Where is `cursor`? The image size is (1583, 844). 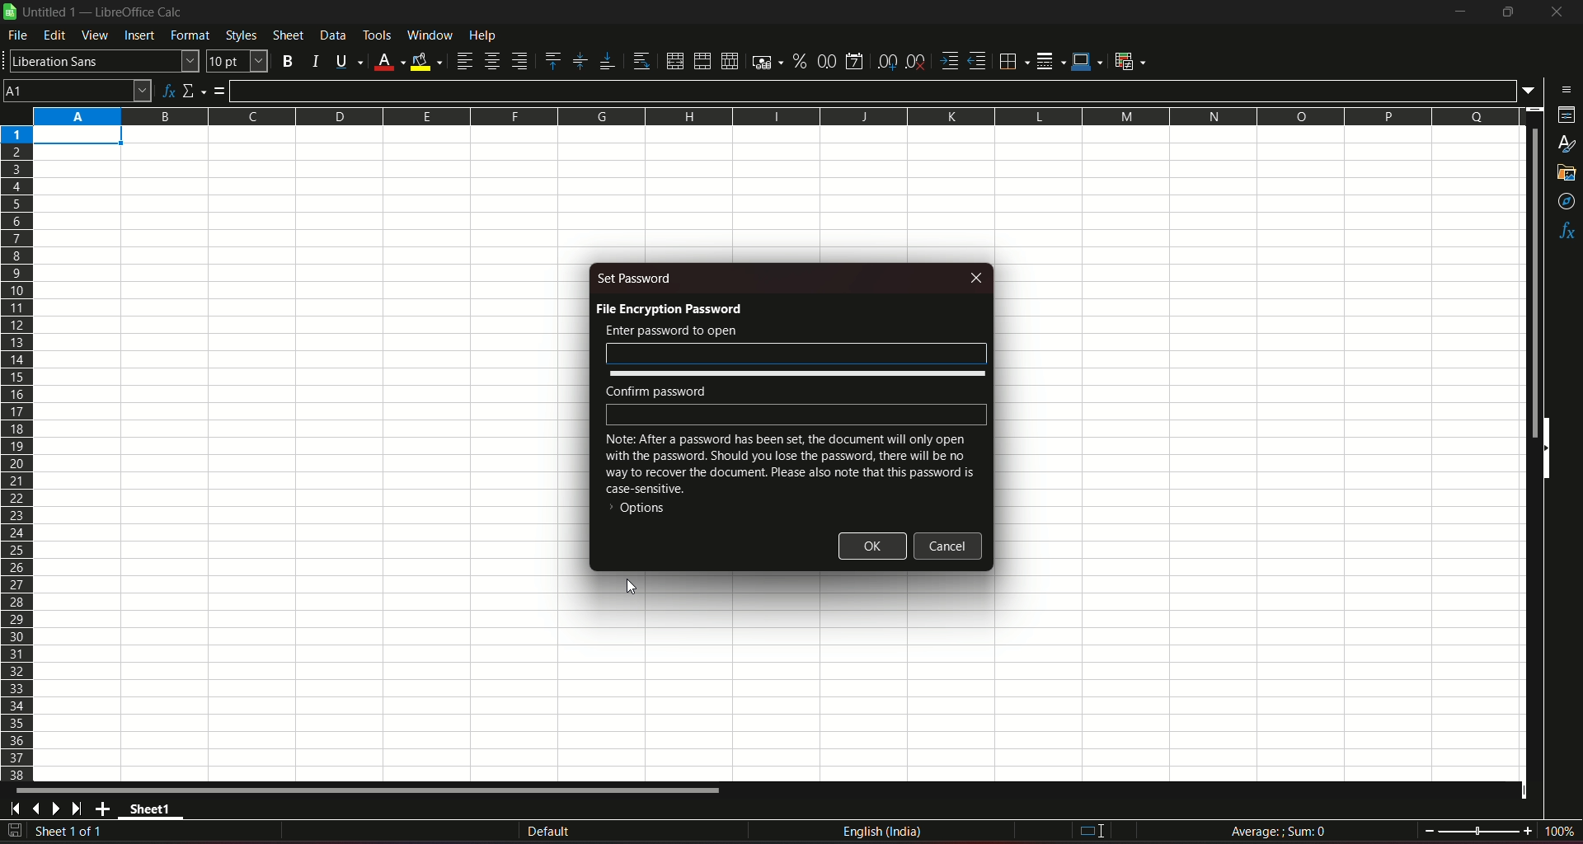 cursor is located at coordinates (632, 586).